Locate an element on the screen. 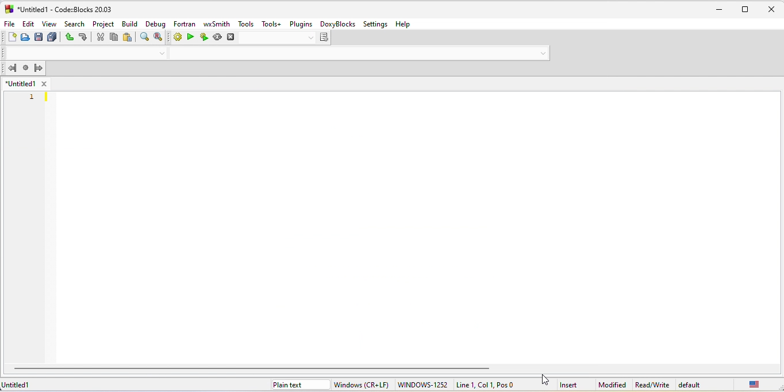  build is located at coordinates (130, 24).